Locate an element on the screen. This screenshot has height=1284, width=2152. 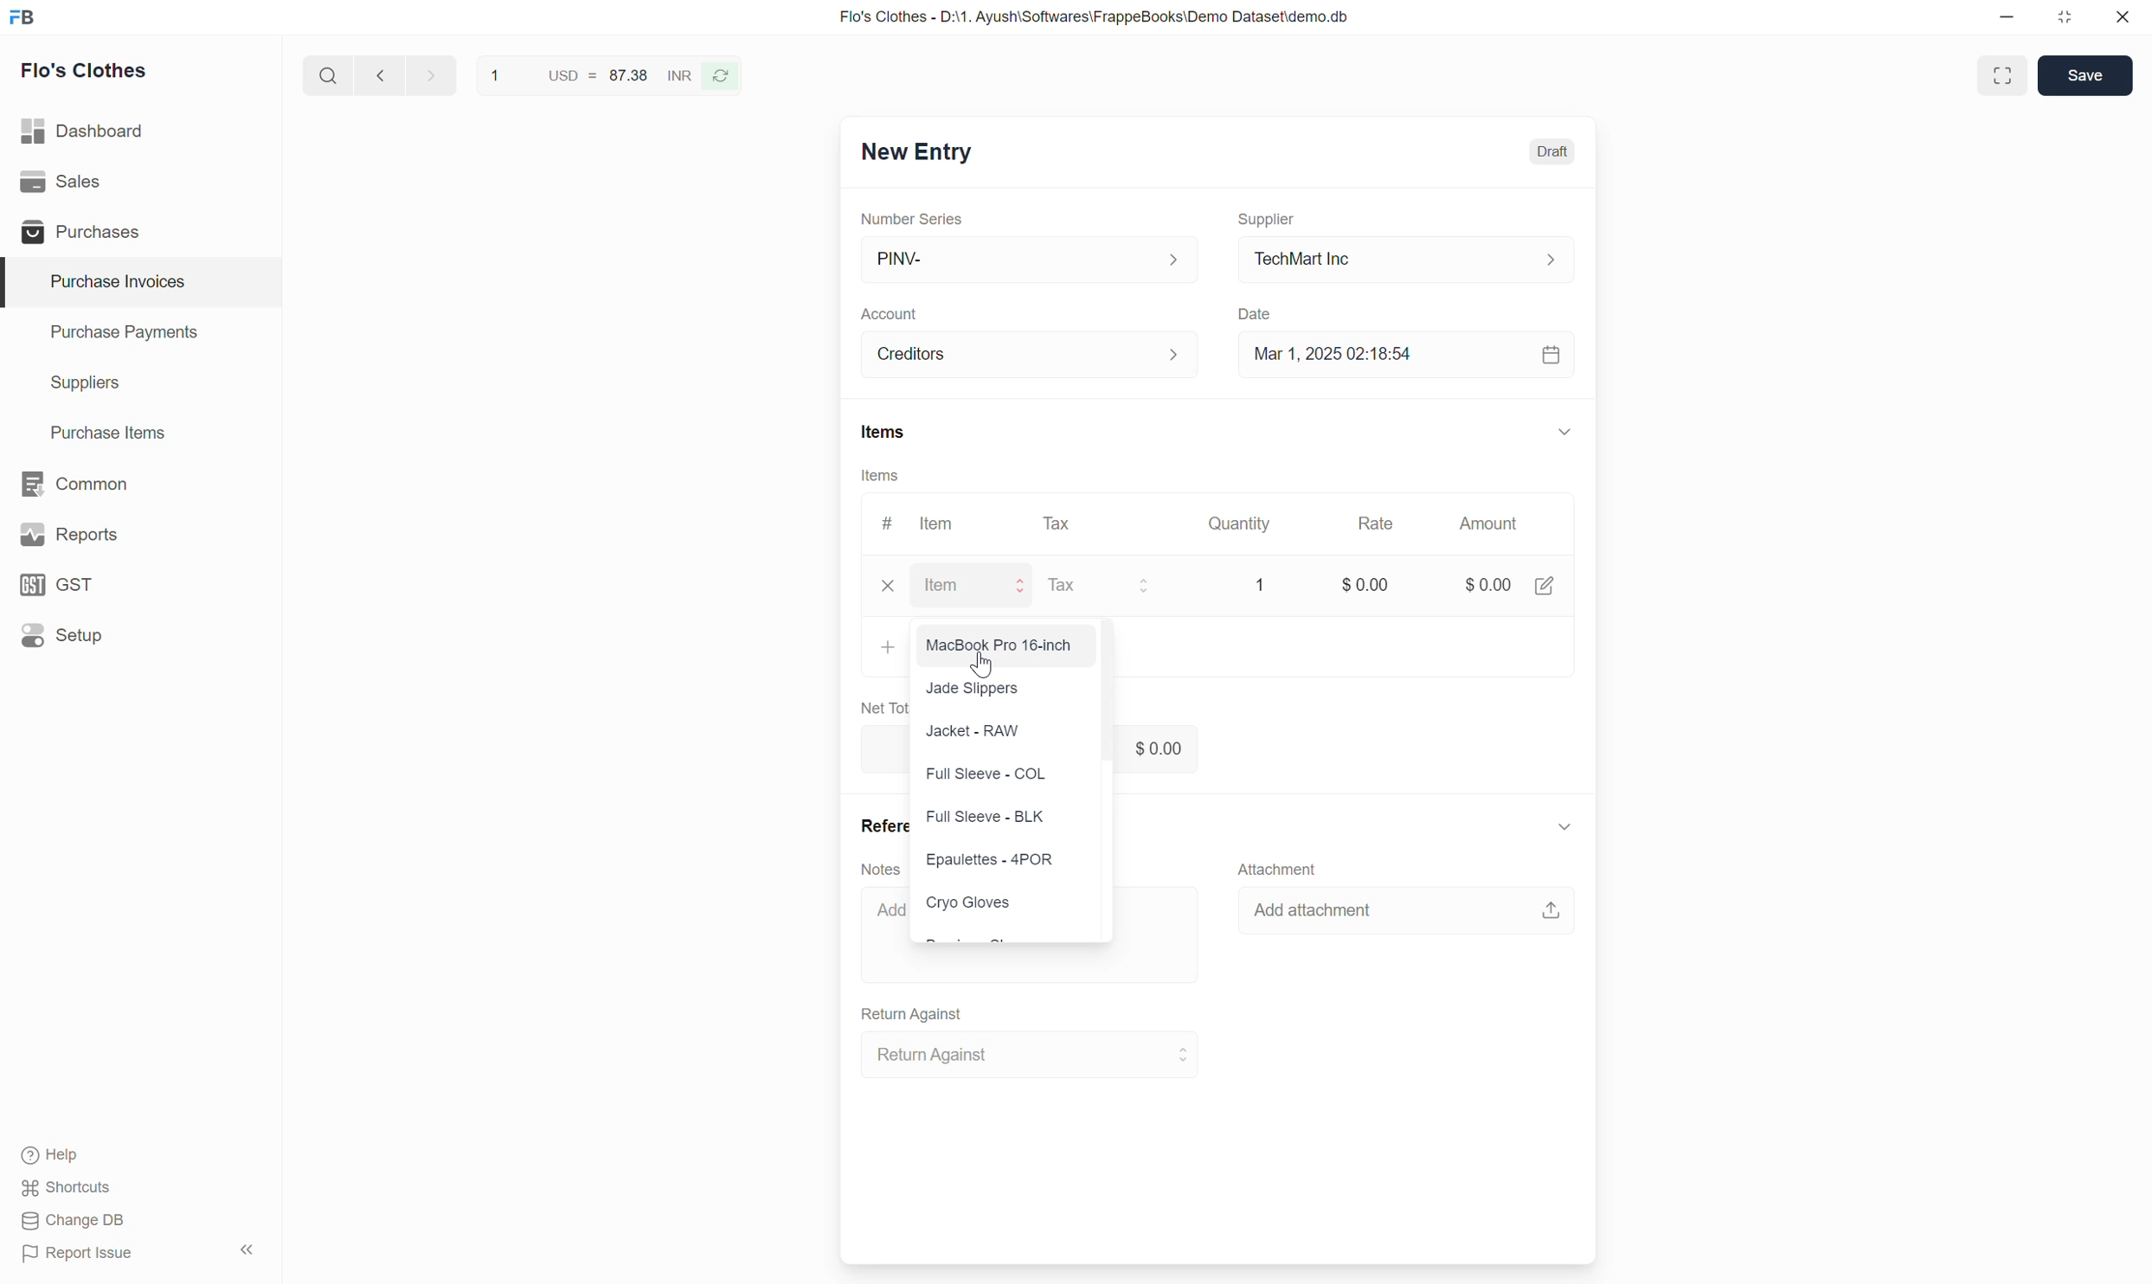
Previous is located at coordinates (381, 74).